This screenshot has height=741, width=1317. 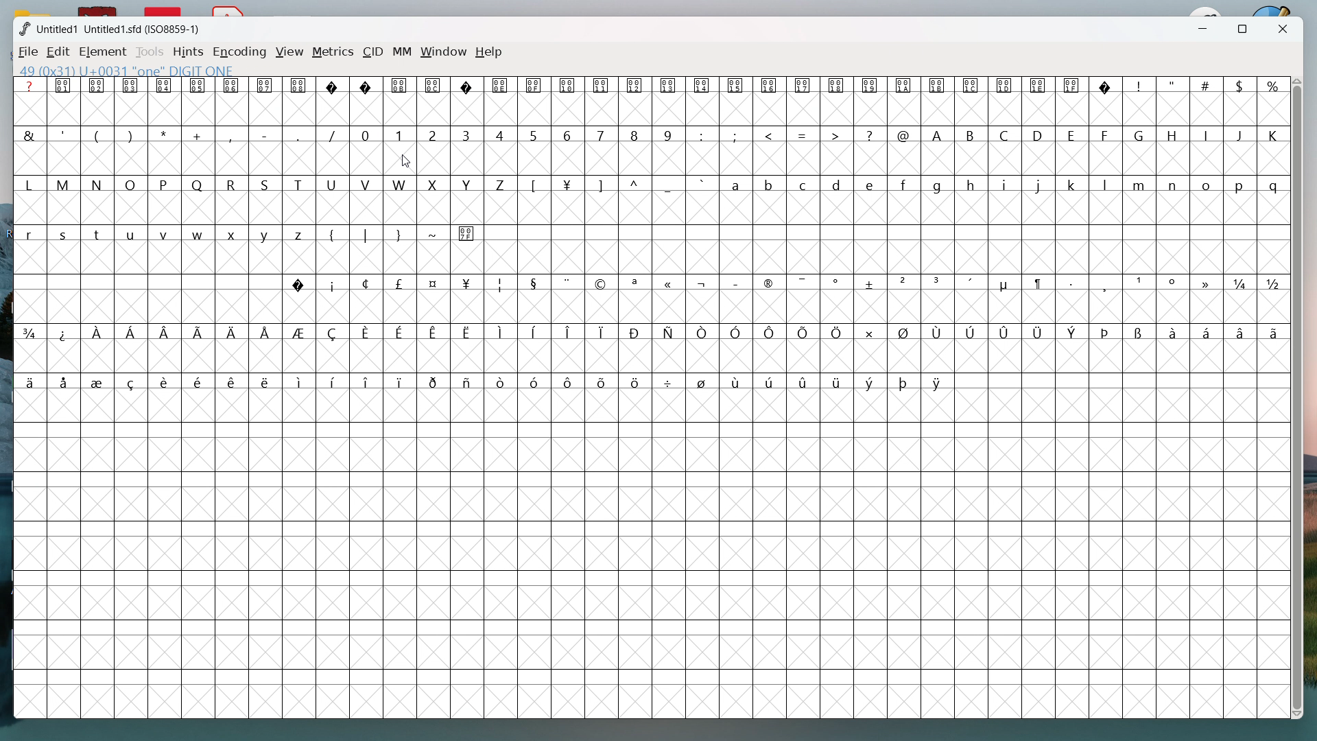 What do you see at coordinates (637, 184) in the screenshot?
I see `^` at bounding box center [637, 184].